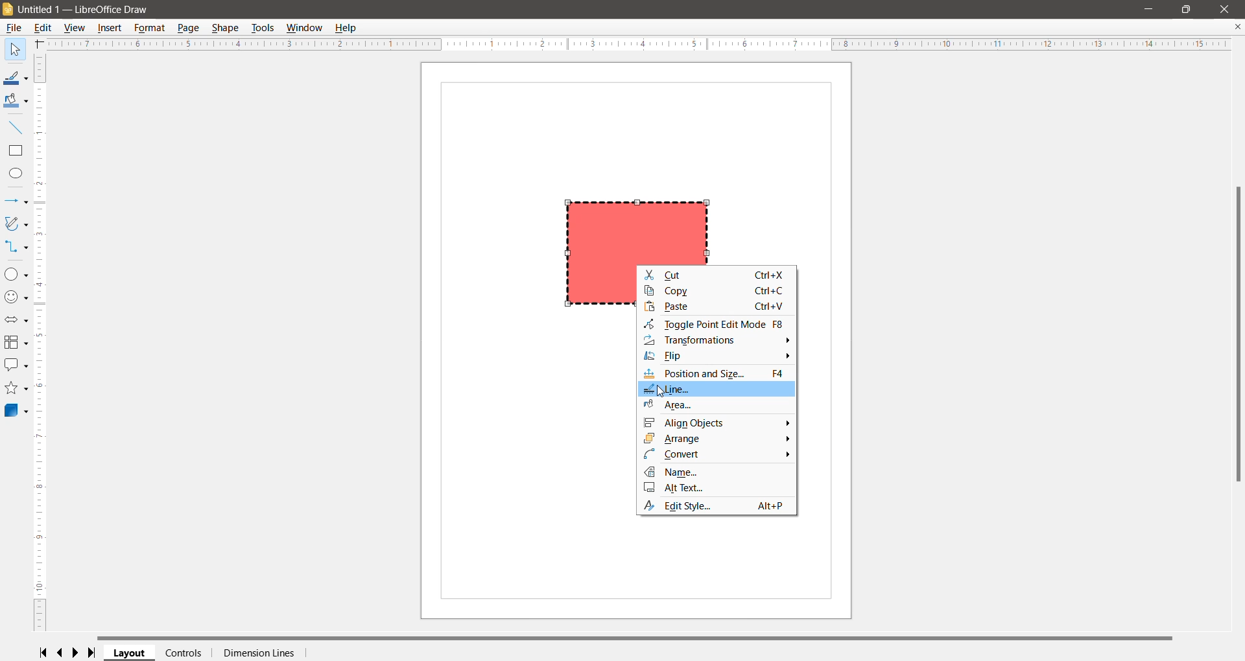  What do you see at coordinates (41, 342) in the screenshot?
I see `Vertical Scroll Bar` at bounding box center [41, 342].